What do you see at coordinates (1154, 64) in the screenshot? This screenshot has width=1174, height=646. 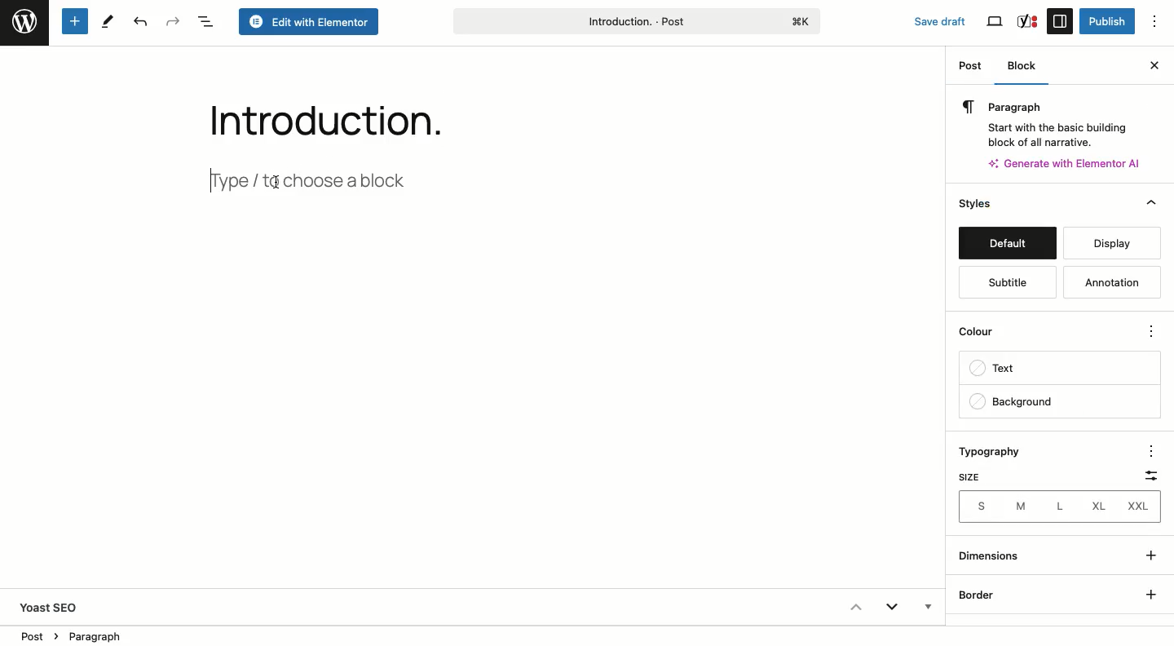 I see `Close` at bounding box center [1154, 64].